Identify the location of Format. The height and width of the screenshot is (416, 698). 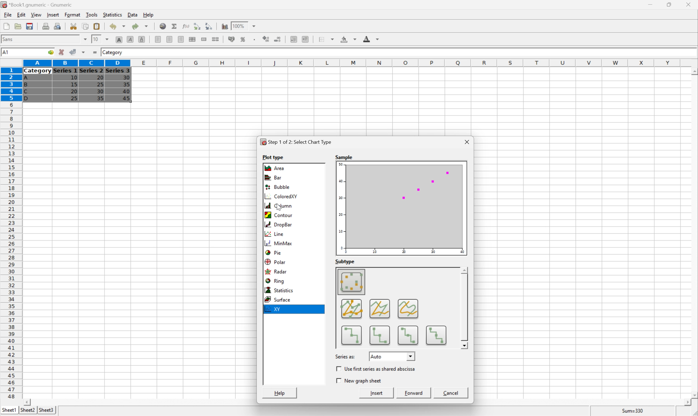
(72, 14).